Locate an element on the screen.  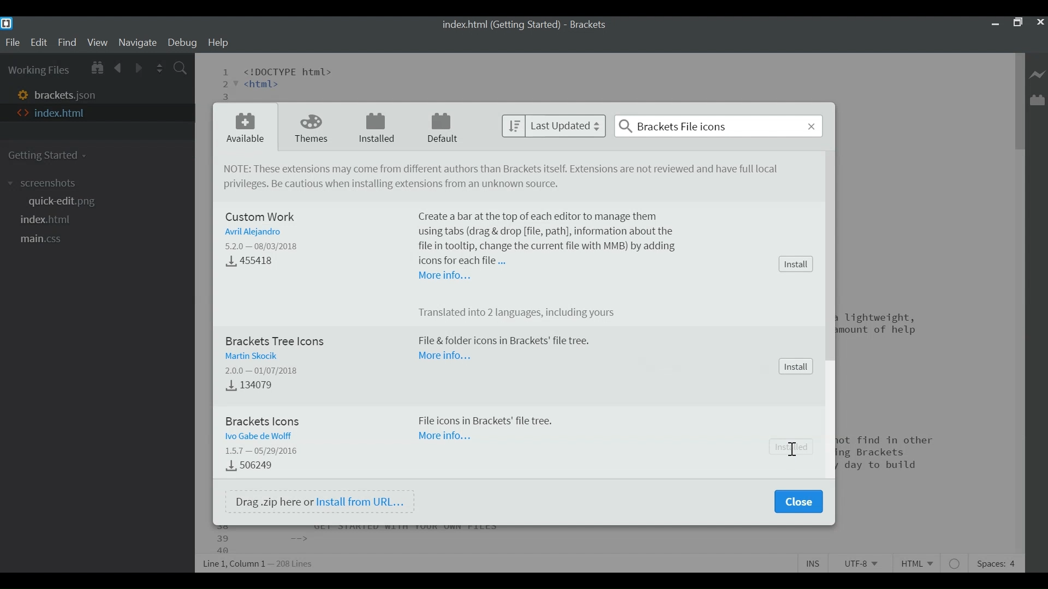
Downloads is located at coordinates (247, 387).